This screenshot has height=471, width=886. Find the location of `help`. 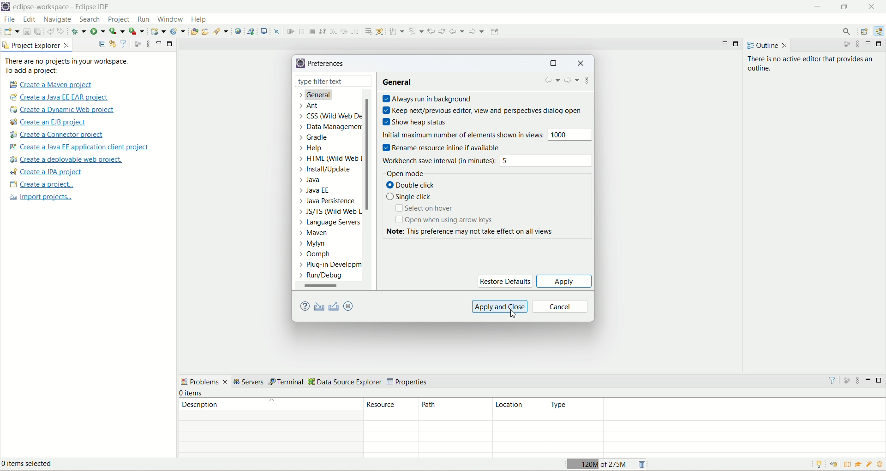

help is located at coordinates (200, 19).